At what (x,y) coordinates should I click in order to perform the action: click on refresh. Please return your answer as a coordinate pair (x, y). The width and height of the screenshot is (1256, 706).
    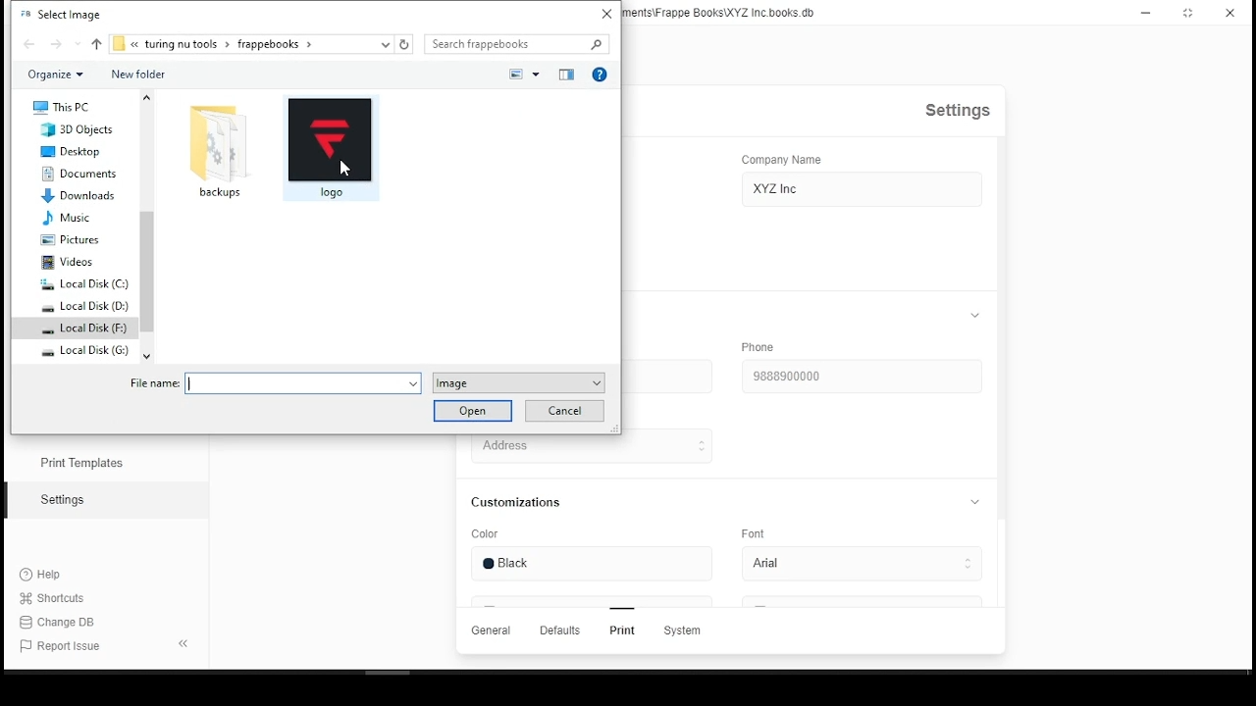
    Looking at the image, I should click on (403, 44).